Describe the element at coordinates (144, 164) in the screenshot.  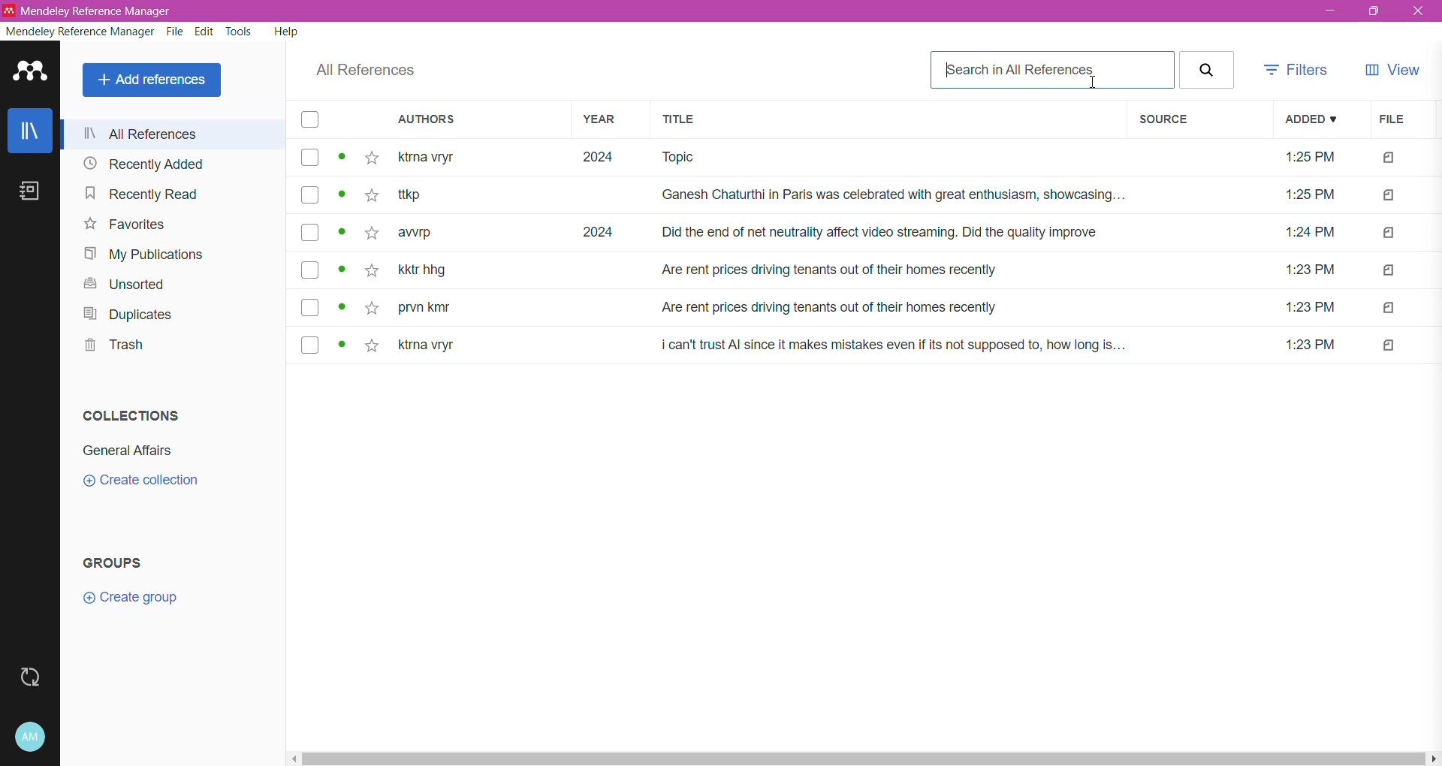
I see `Recently Added` at that location.